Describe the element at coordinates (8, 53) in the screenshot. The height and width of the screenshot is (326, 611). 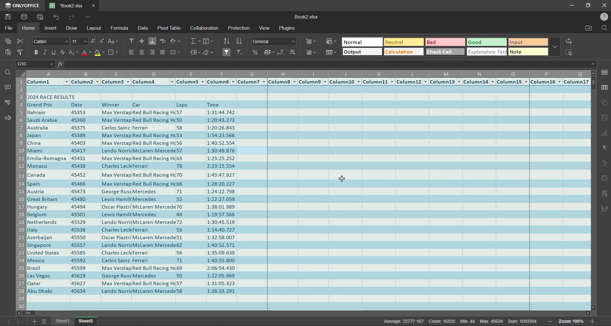
I see `paste` at that location.